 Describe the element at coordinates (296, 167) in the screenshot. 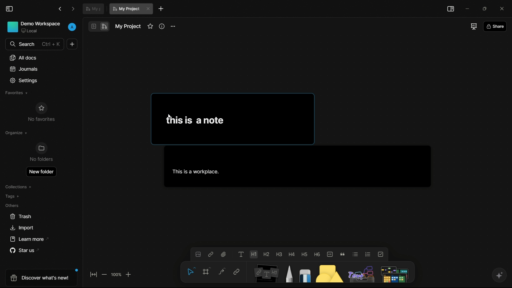

I see `this is workspace` at that location.